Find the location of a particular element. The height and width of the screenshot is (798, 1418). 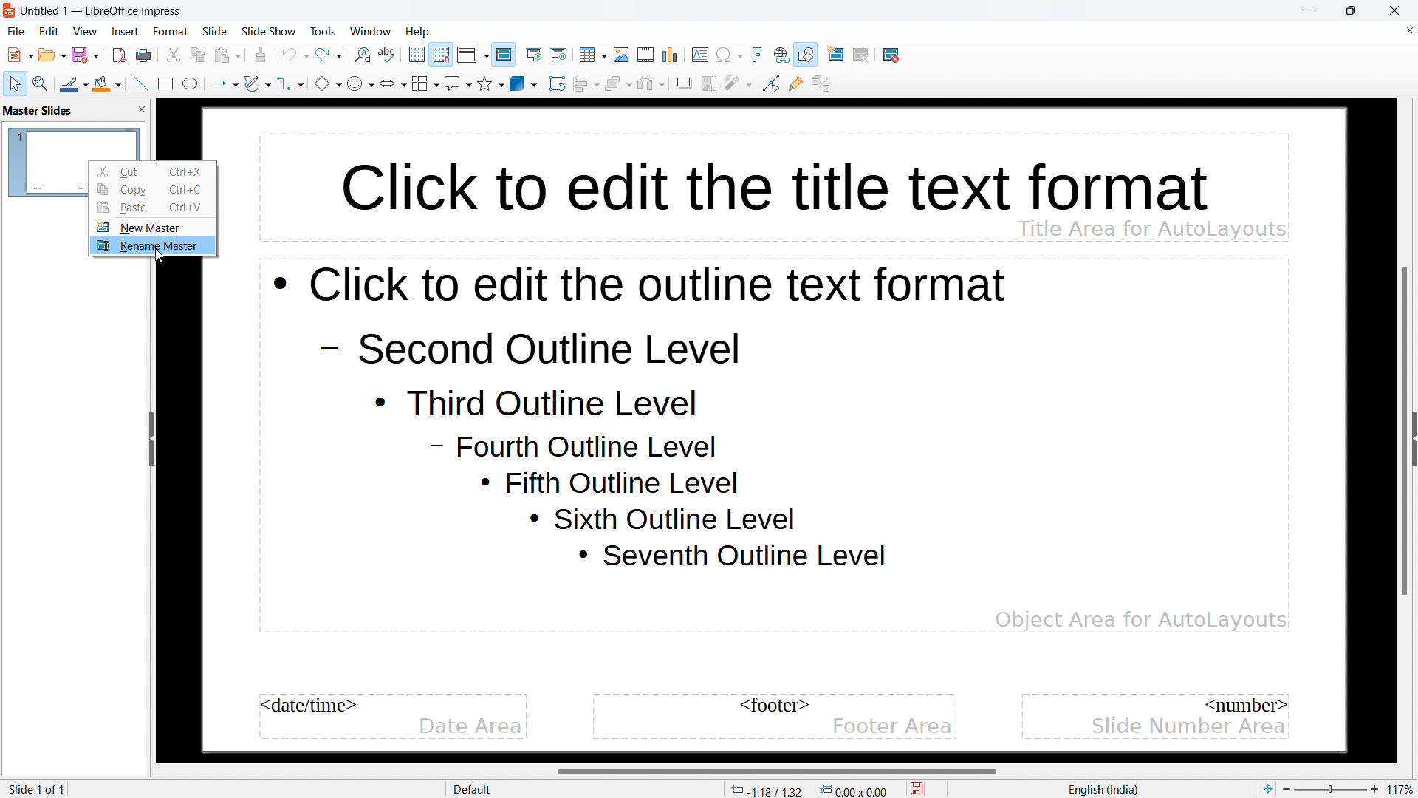

Second outline level is located at coordinates (538, 348).